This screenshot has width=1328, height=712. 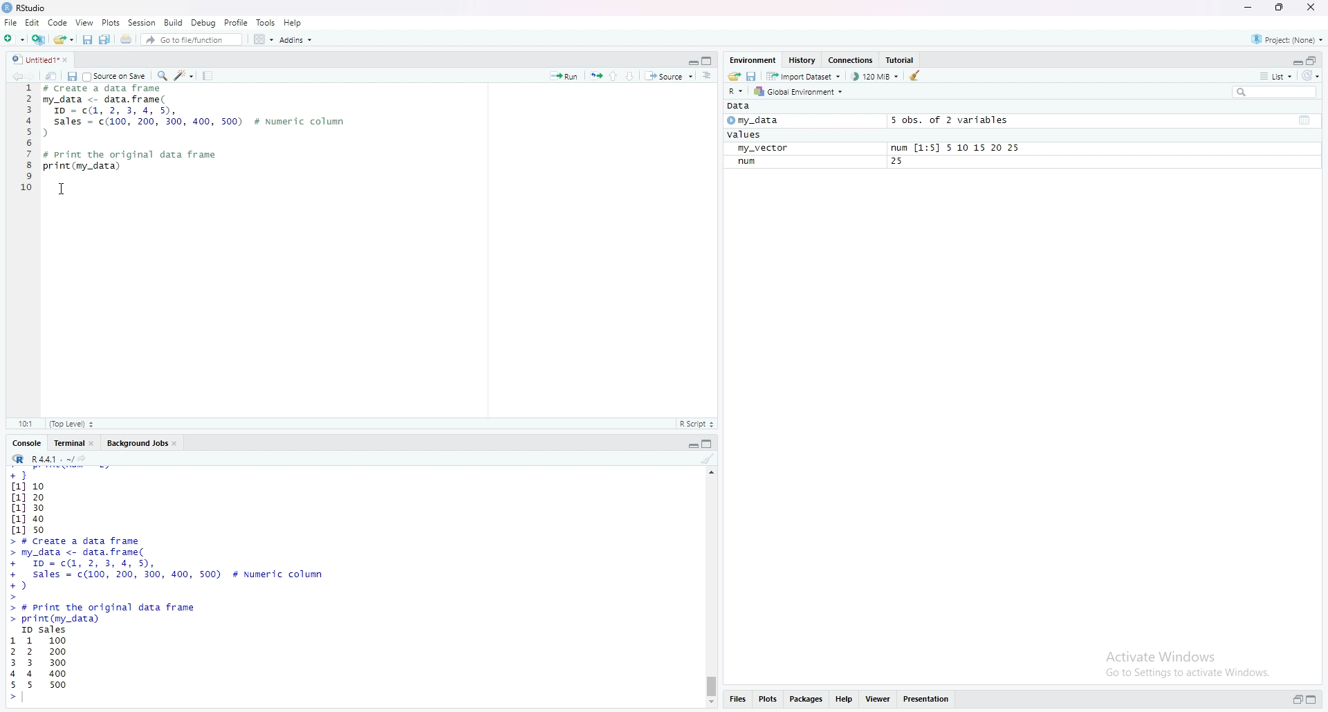 What do you see at coordinates (83, 24) in the screenshot?
I see `View` at bounding box center [83, 24].